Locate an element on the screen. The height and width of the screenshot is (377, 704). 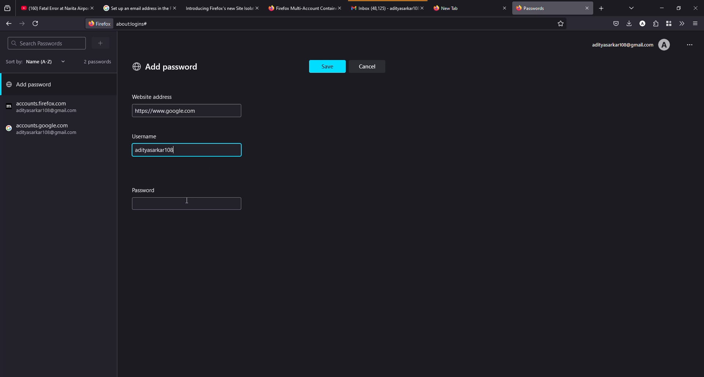
add password is located at coordinates (32, 86).